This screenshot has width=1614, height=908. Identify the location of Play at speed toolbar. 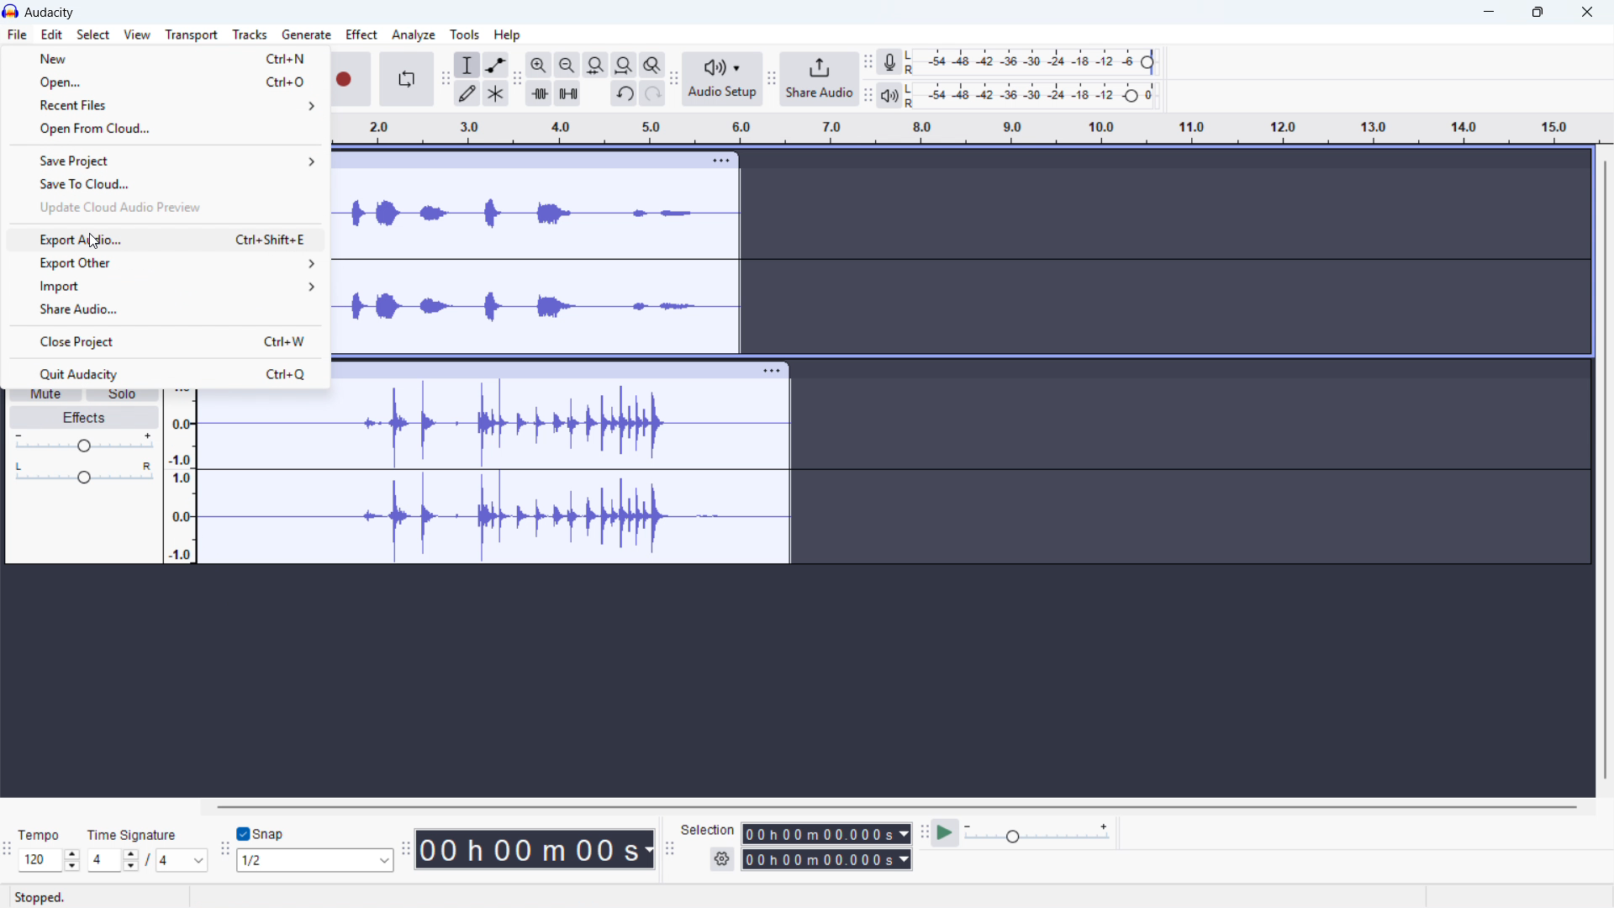
(922, 834).